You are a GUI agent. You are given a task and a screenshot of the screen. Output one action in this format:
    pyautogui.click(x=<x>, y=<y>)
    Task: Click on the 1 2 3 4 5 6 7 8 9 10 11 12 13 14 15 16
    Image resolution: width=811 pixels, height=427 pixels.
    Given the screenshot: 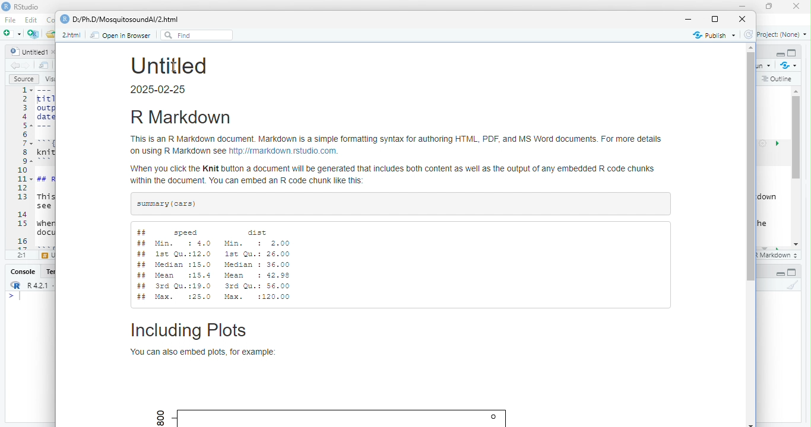 What is the action you would take?
    pyautogui.click(x=23, y=168)
    